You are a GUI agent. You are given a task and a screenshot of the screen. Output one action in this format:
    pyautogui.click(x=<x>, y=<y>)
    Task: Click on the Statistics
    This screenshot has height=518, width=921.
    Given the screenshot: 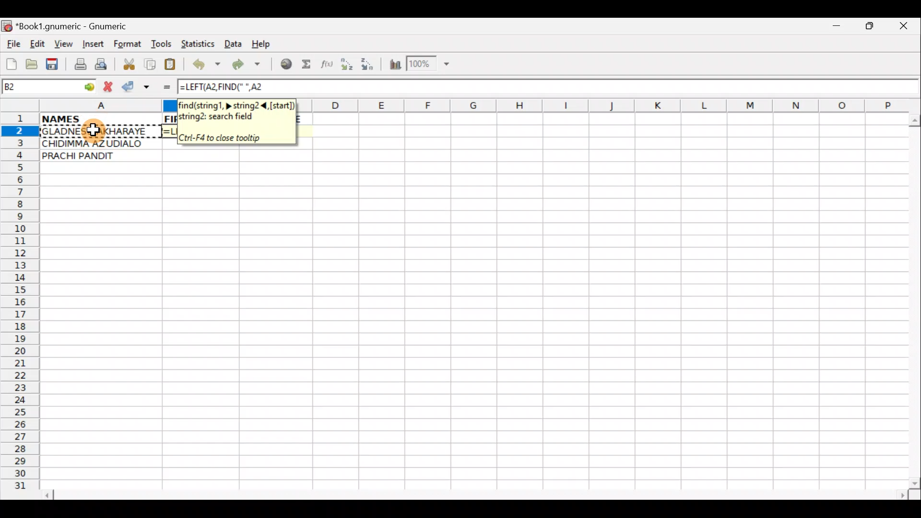 What is the action you would take?
    pyautogui.click(x=201, y=43)
    